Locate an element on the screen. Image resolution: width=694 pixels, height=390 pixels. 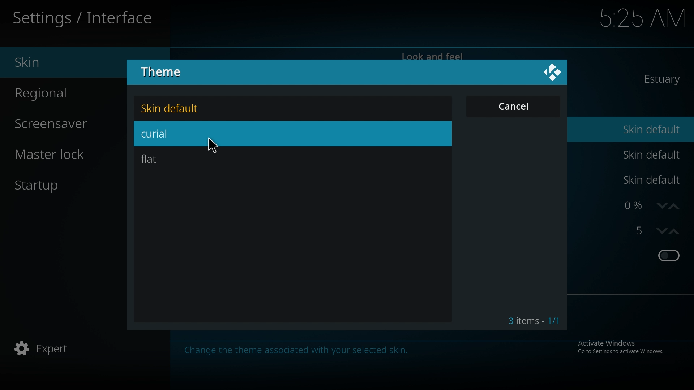
theme is located at coordinates (167, 71).